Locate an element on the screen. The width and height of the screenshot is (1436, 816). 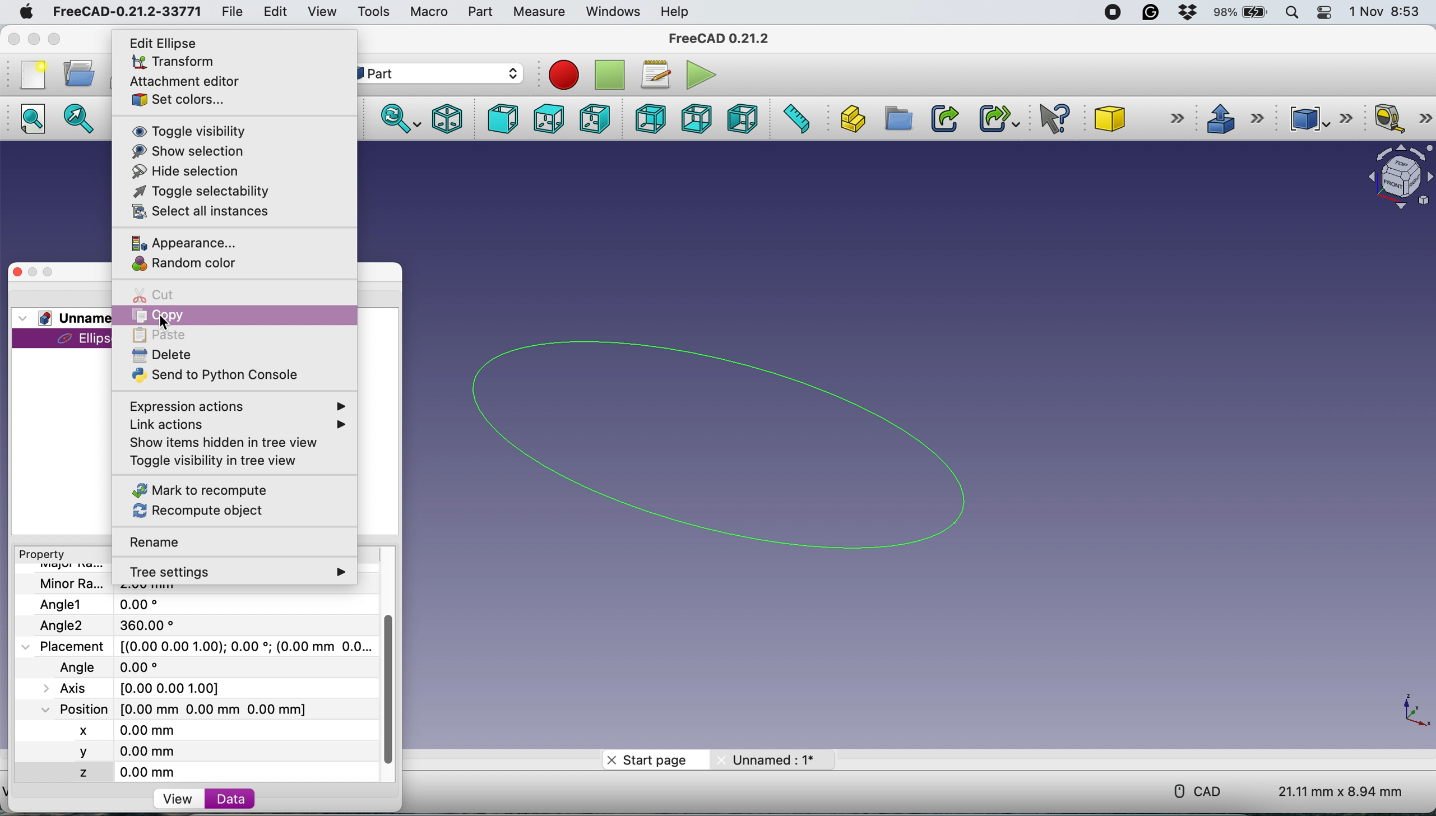
delete is located at coordinates (162, 355).